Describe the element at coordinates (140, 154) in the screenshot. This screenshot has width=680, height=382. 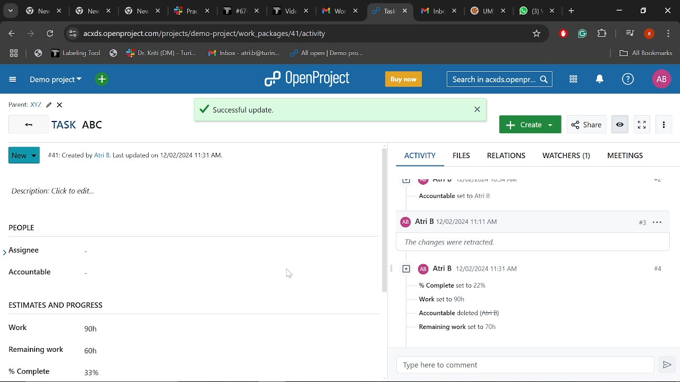
I see `task info` at that location.